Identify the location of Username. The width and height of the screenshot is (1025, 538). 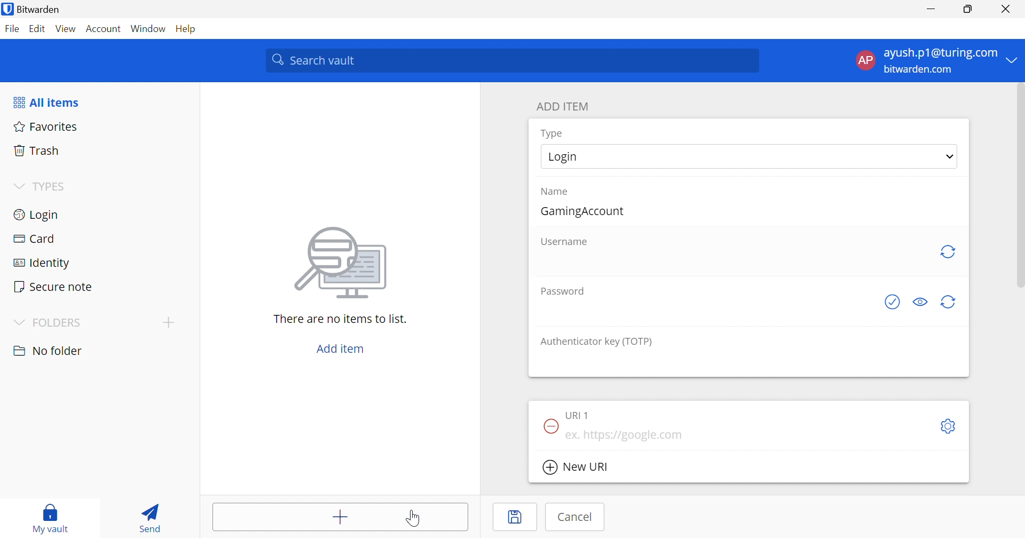
(566, 242).